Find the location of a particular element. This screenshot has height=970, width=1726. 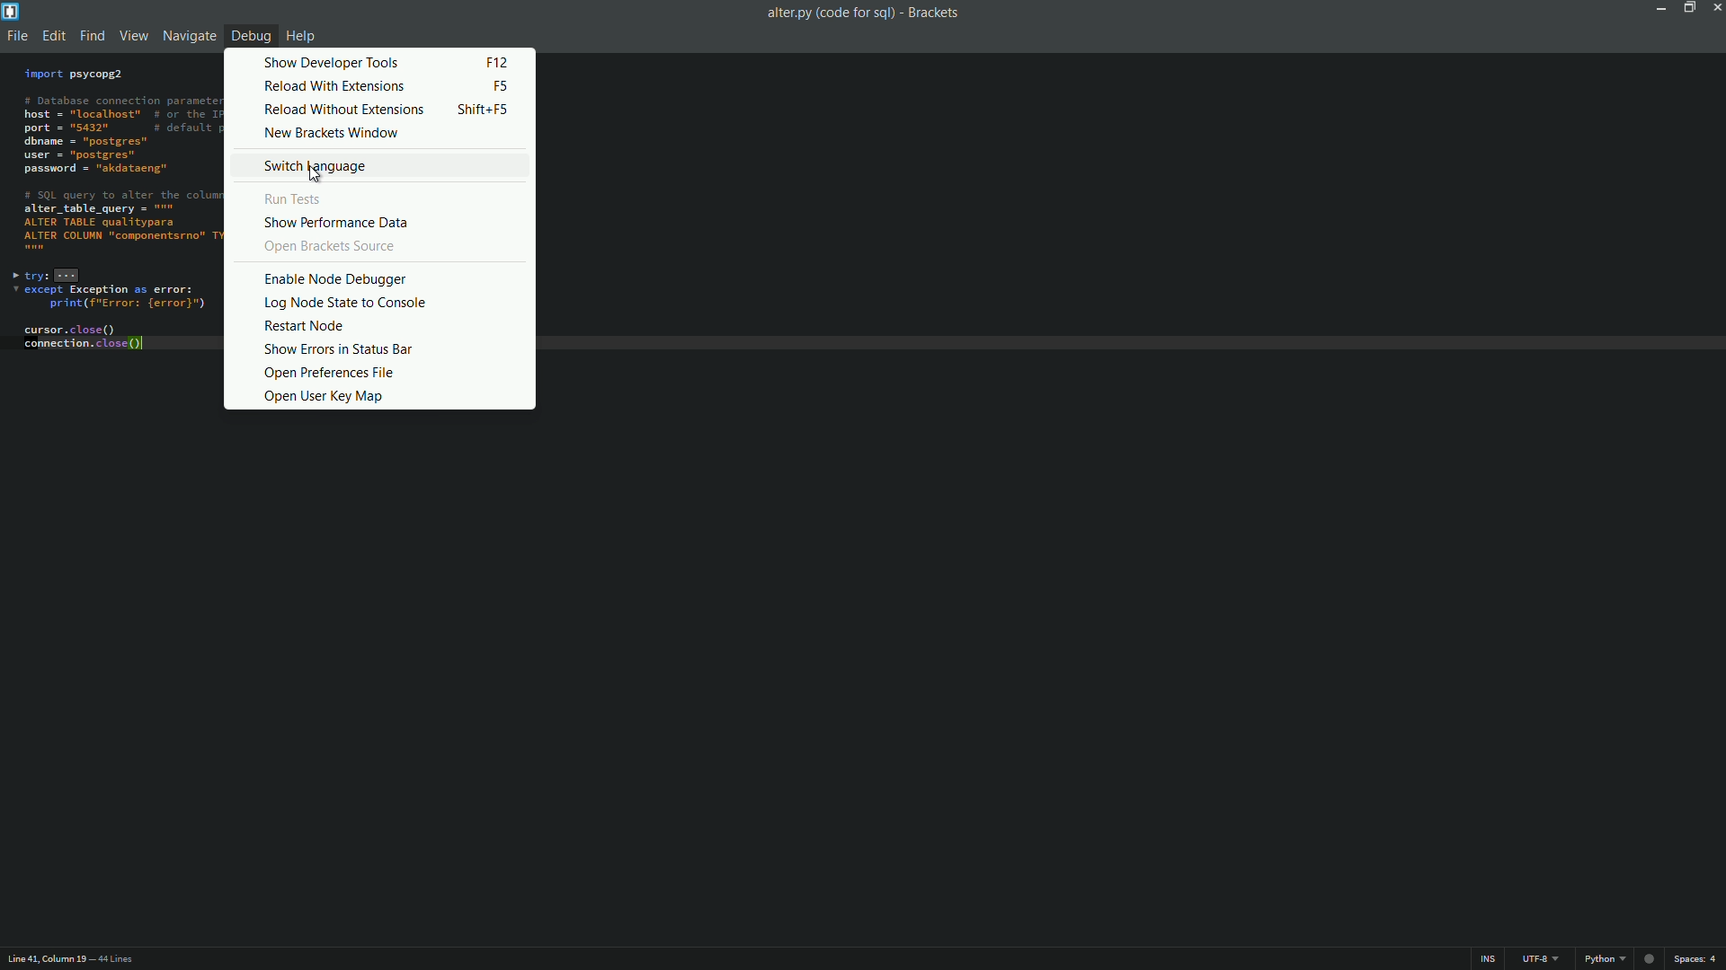

switch language is located at coordinates (315, 168).